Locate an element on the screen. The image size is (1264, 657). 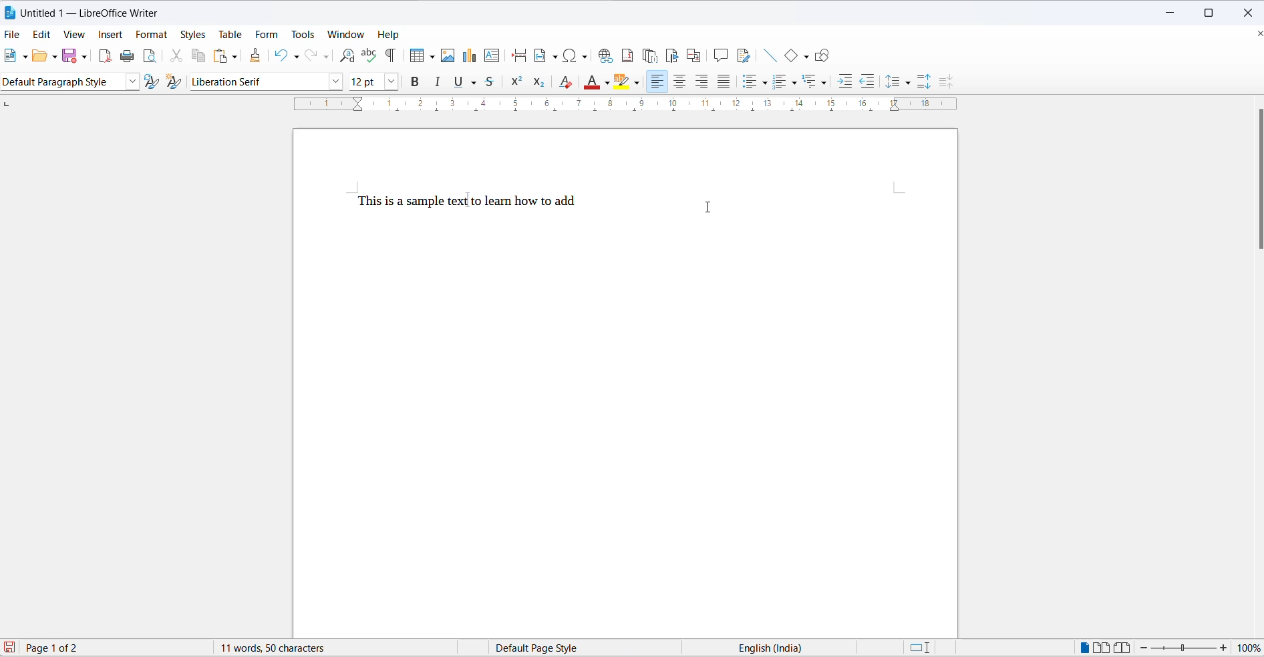
zoom slider is located at coordinates (1184, 648).